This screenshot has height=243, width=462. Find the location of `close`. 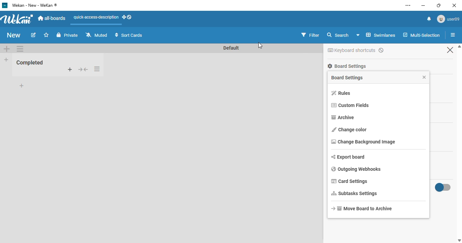

close is located at coordinates (450, 50).